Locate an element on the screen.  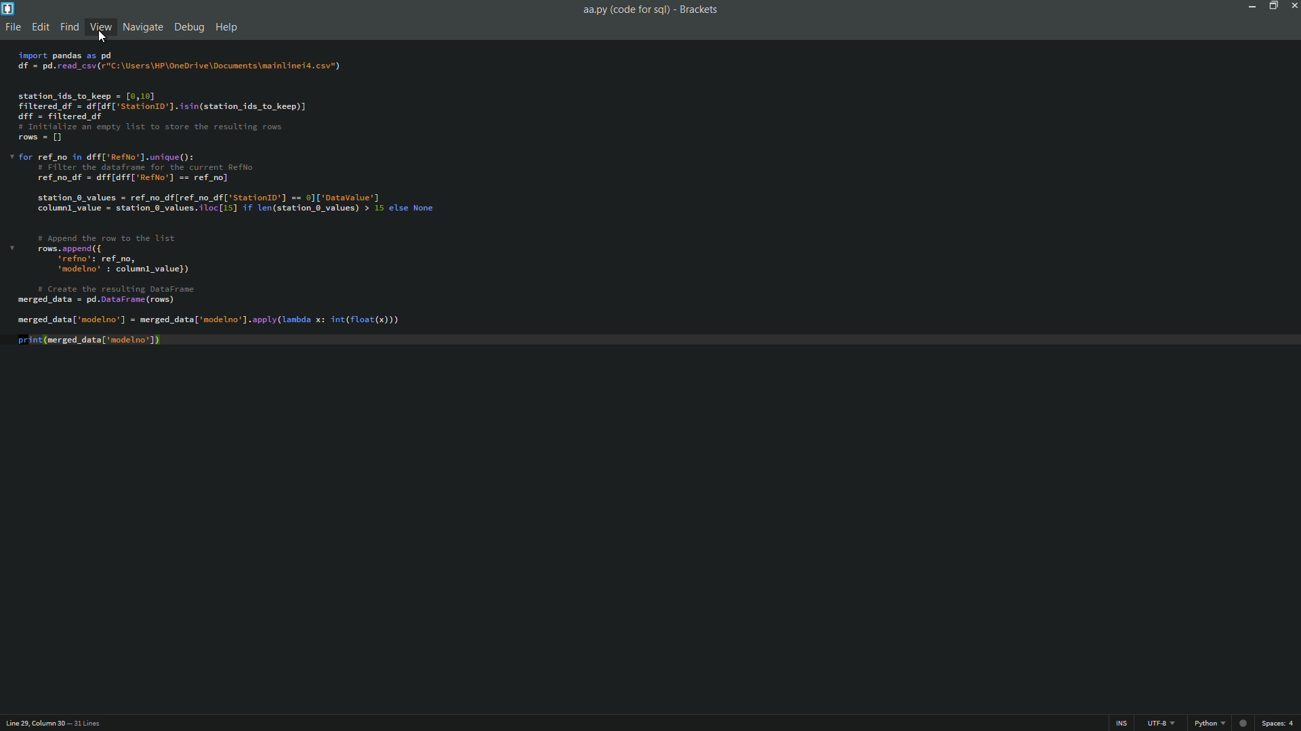
ins text field is located at coordinates (1121, 723).